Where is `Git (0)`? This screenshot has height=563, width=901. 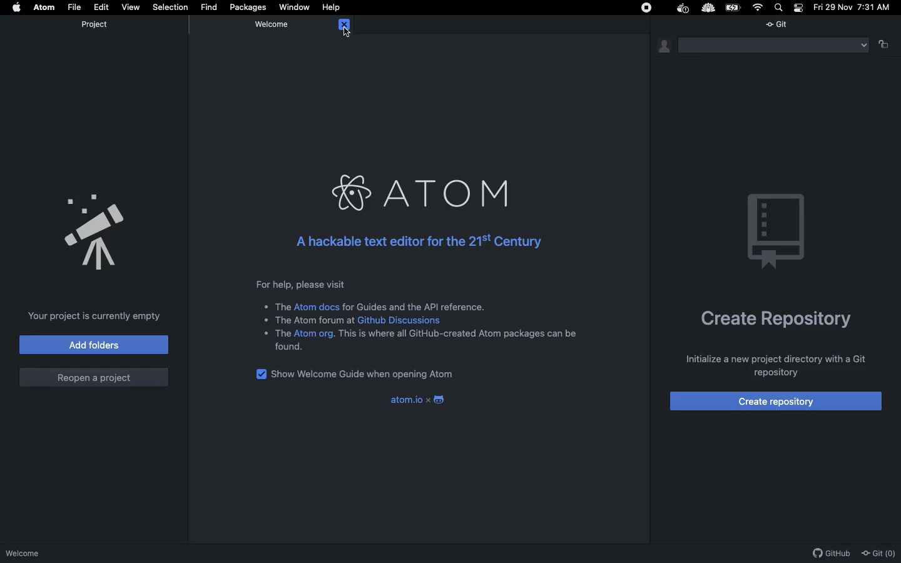
Git (0) is located at coordinates (880, 553).